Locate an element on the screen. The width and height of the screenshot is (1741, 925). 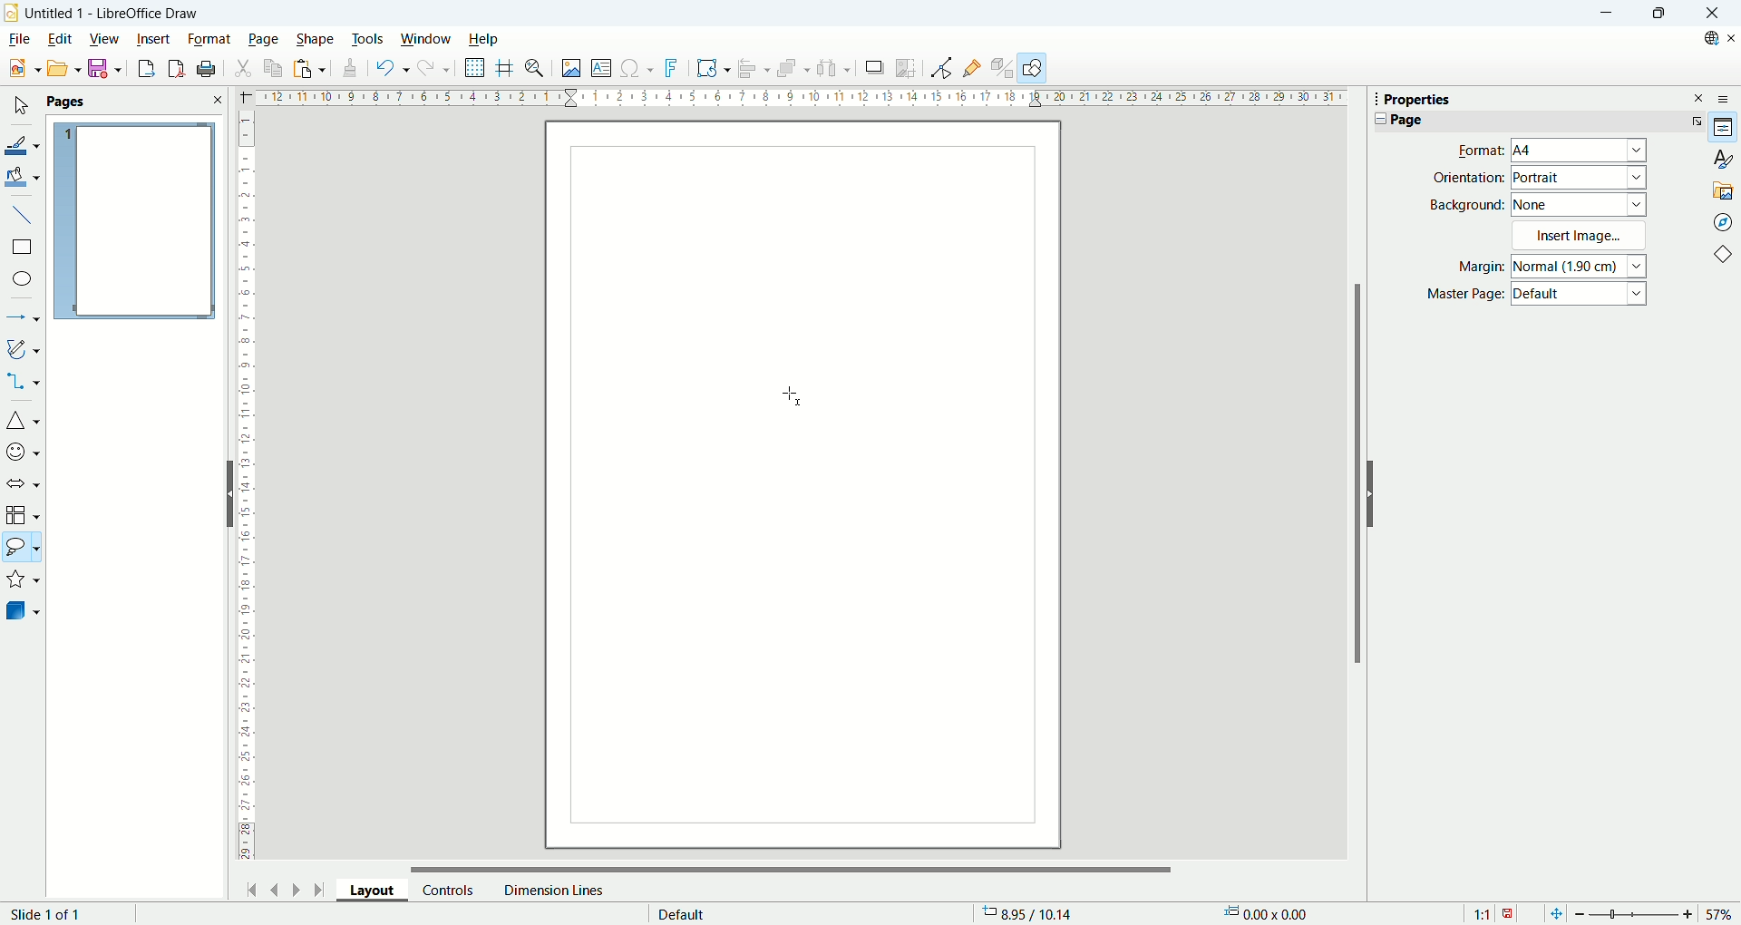
Cursor is located at coordinates (795, 394).